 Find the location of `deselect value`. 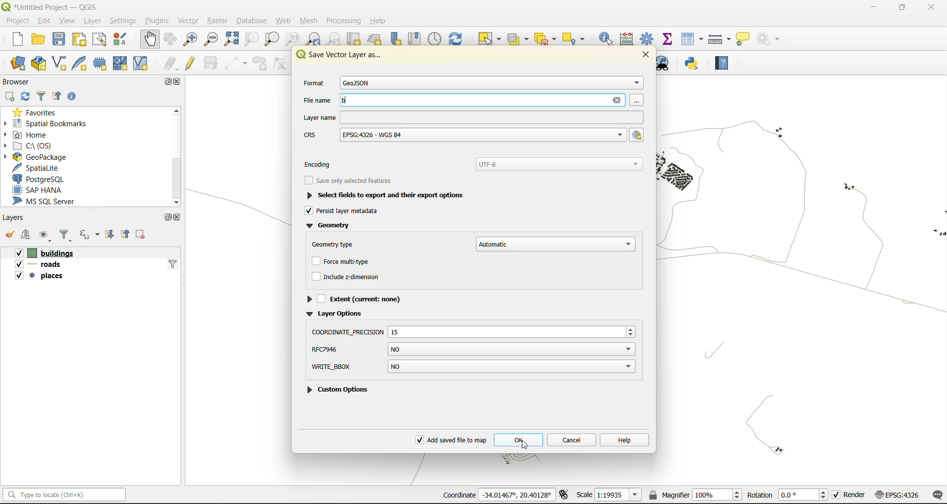

deselect value is located at coordinates (547, 39).